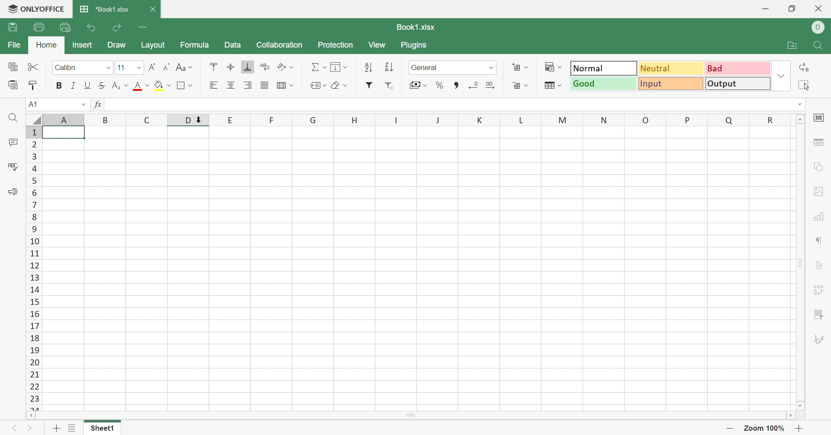  I want to click on Align Bottom, so click(249, 68).